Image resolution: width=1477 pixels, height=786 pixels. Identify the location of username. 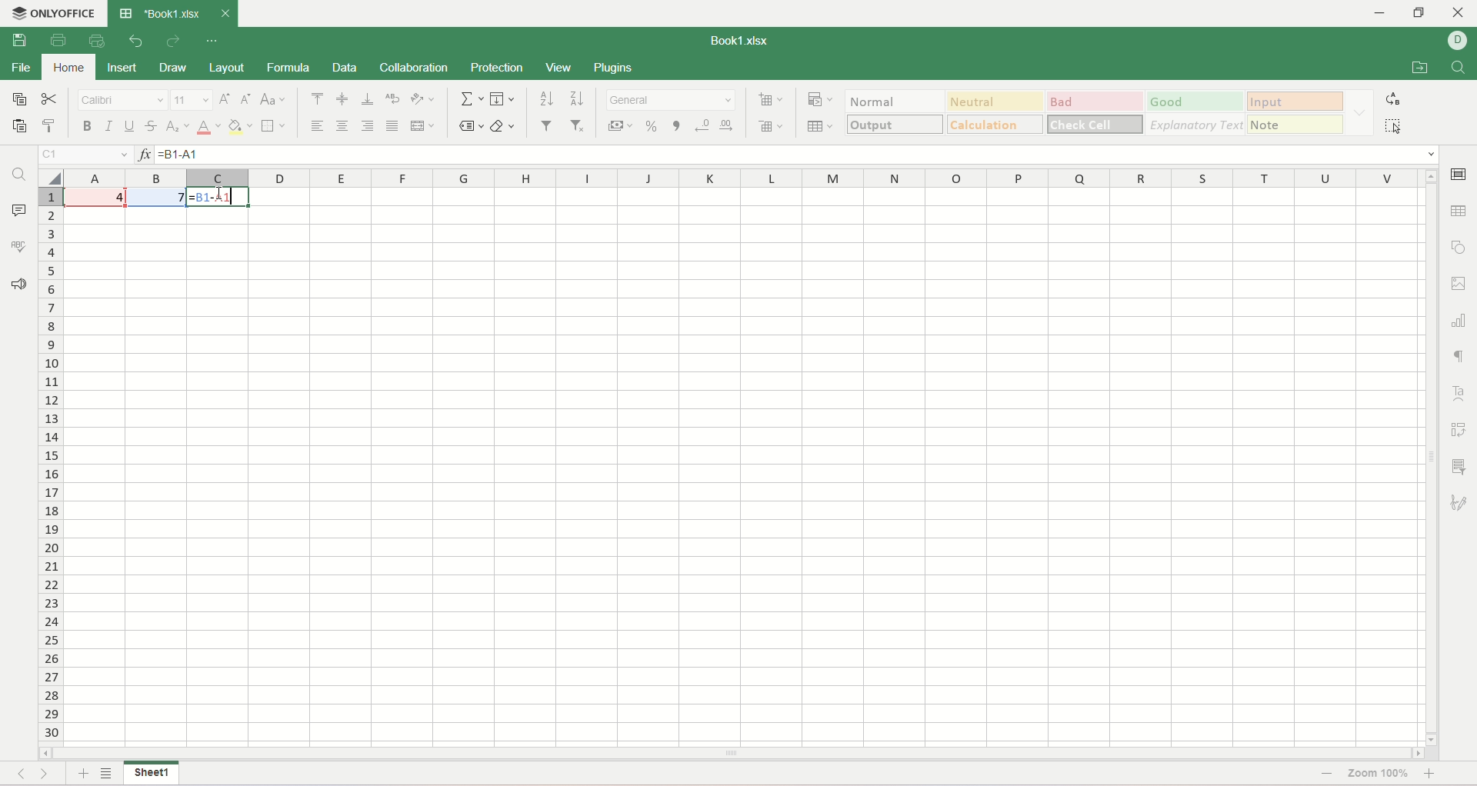
(1458, 42).